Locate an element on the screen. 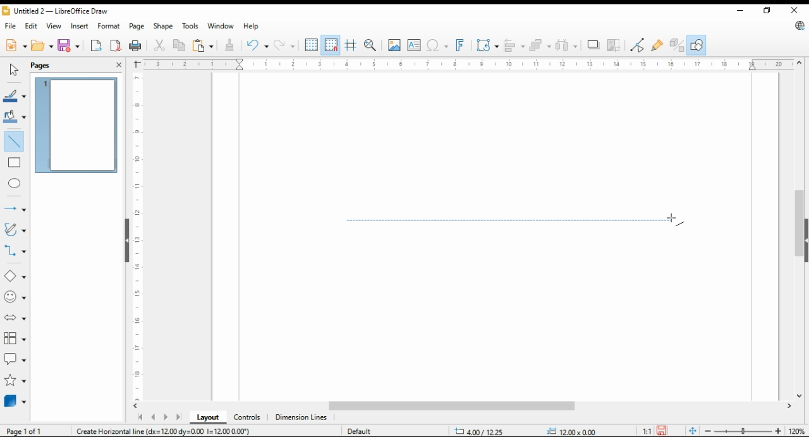 Image resolution: width=809 pixels, height=437 pixels. vertical scale is located at coordinates (136, 236).